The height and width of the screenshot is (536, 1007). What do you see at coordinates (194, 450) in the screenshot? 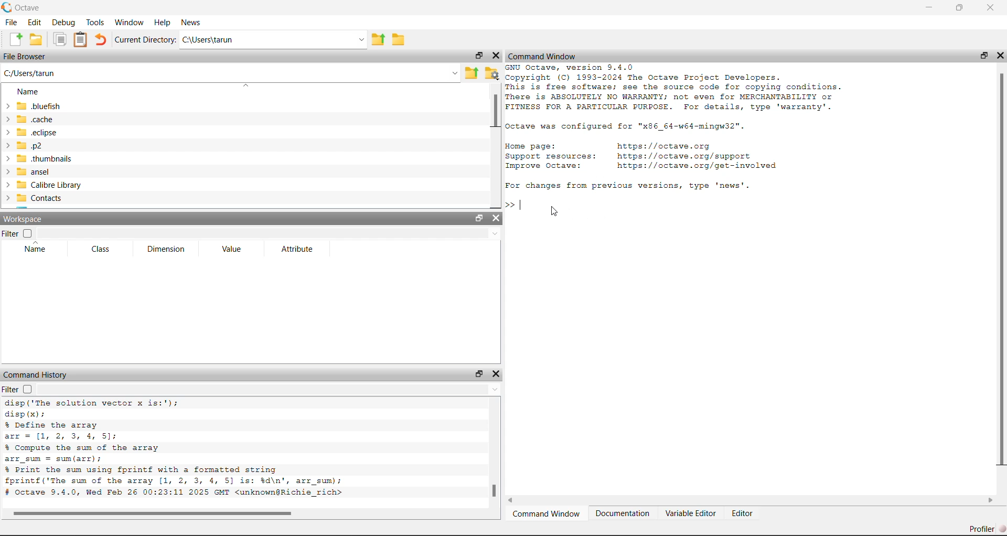
I see `disp('The solution vector x is:');

disp (x);

% Define the array

arr = [1, 2, 3, 4, SI;

% Compute the sum of the array

arr_sum = sum(arr);

% Print the sum using fprintf with a formatted string
fprintf('The sum of the array [1, 2, 3, 4, 5] is: %d\n', arr_sum);
# Octave 9.4.0, Wed Feb 26 00:23:11 2025 GMT <unknown@Richie_rich>` at bounding box center [194, 450].